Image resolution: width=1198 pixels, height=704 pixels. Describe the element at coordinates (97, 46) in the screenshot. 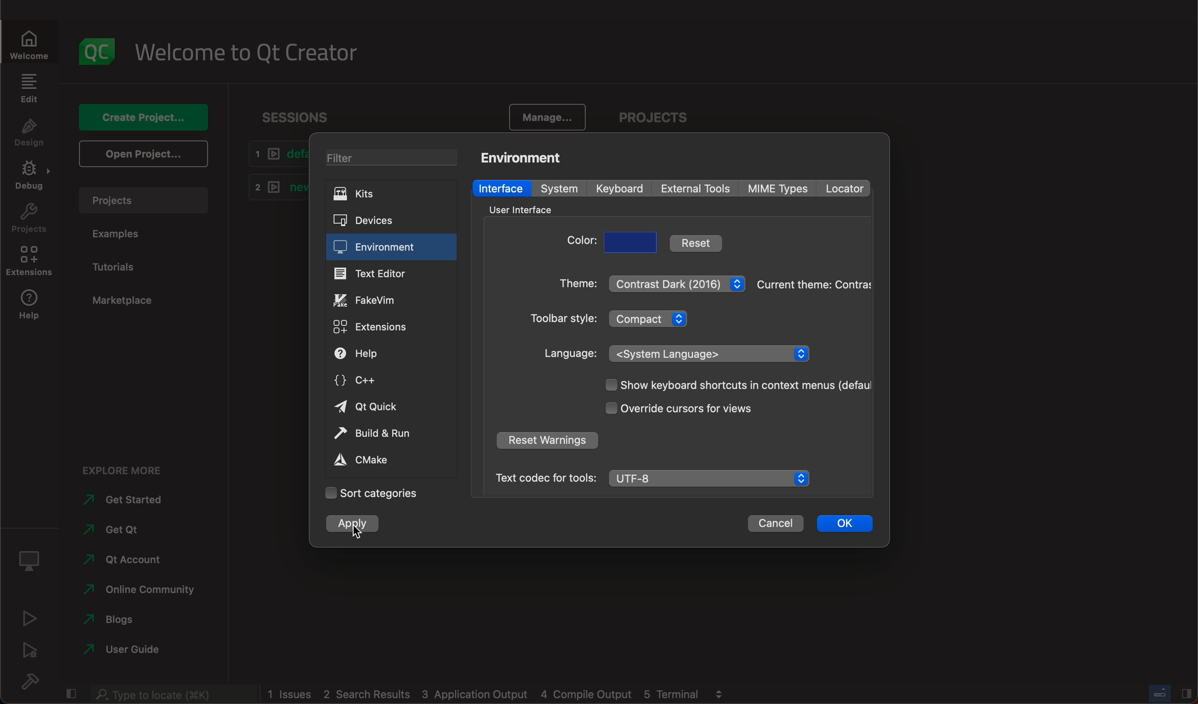

I see `logo` at that location.